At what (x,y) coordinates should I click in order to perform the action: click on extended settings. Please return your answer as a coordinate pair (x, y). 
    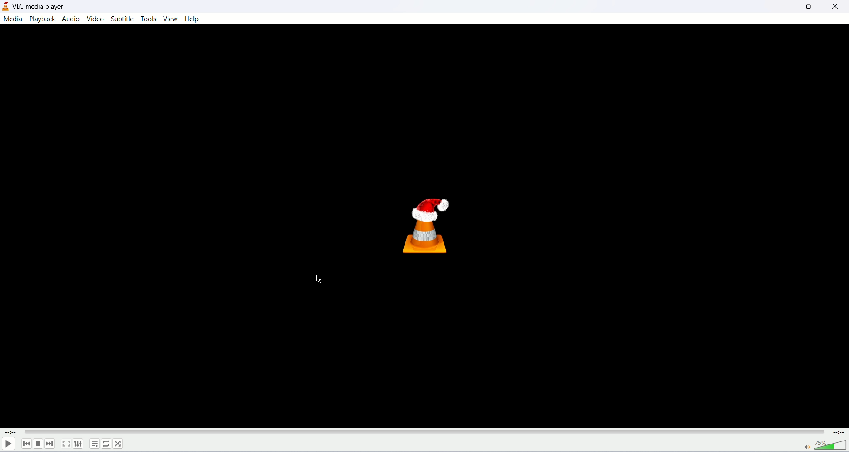
    Looking at the image, I should click on (78, 443).